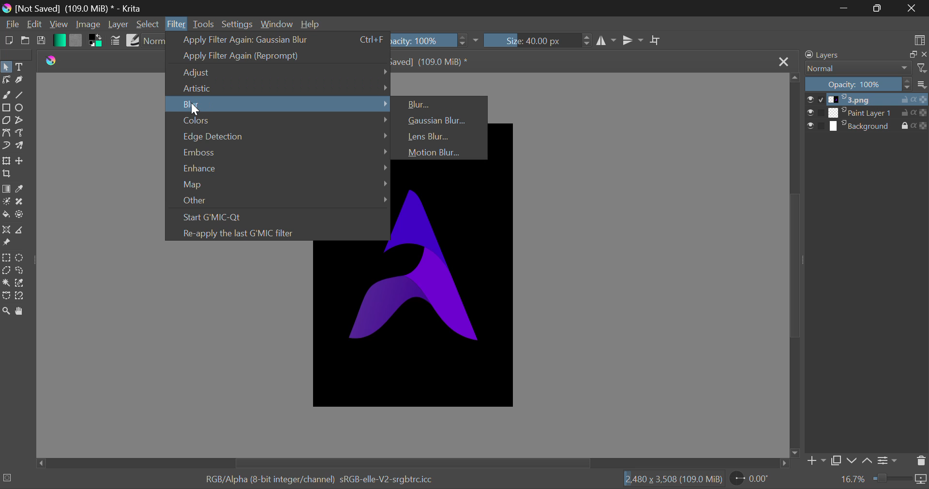  I want to click on Opacity 100%, so click(868, 85).